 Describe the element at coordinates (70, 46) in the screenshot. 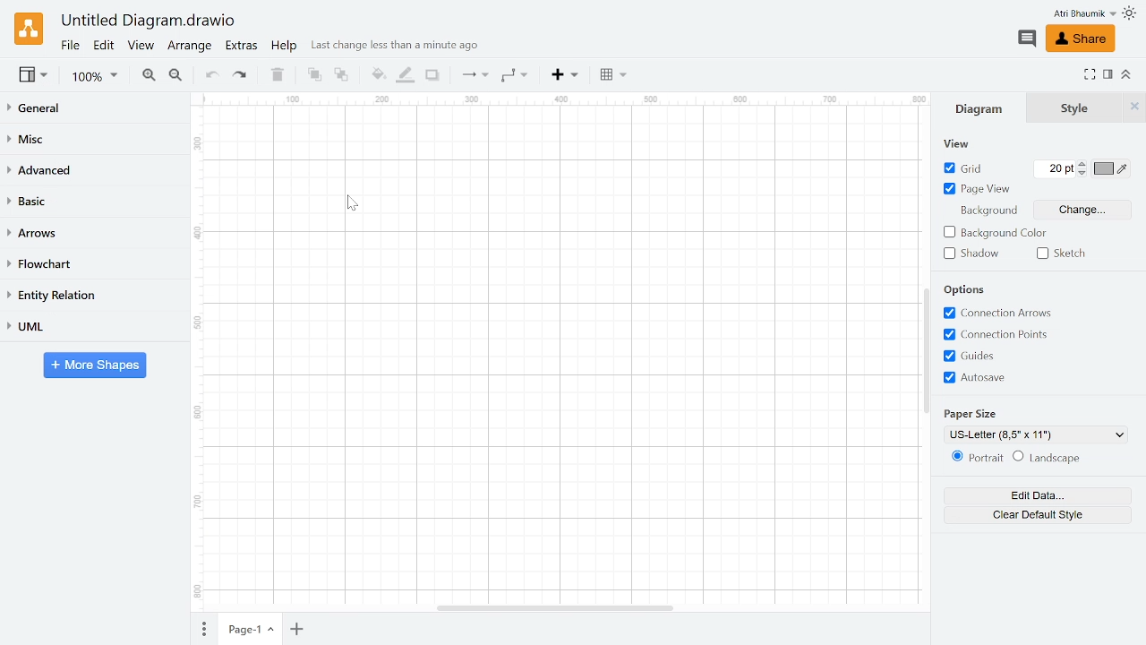

I see `File` at that location.